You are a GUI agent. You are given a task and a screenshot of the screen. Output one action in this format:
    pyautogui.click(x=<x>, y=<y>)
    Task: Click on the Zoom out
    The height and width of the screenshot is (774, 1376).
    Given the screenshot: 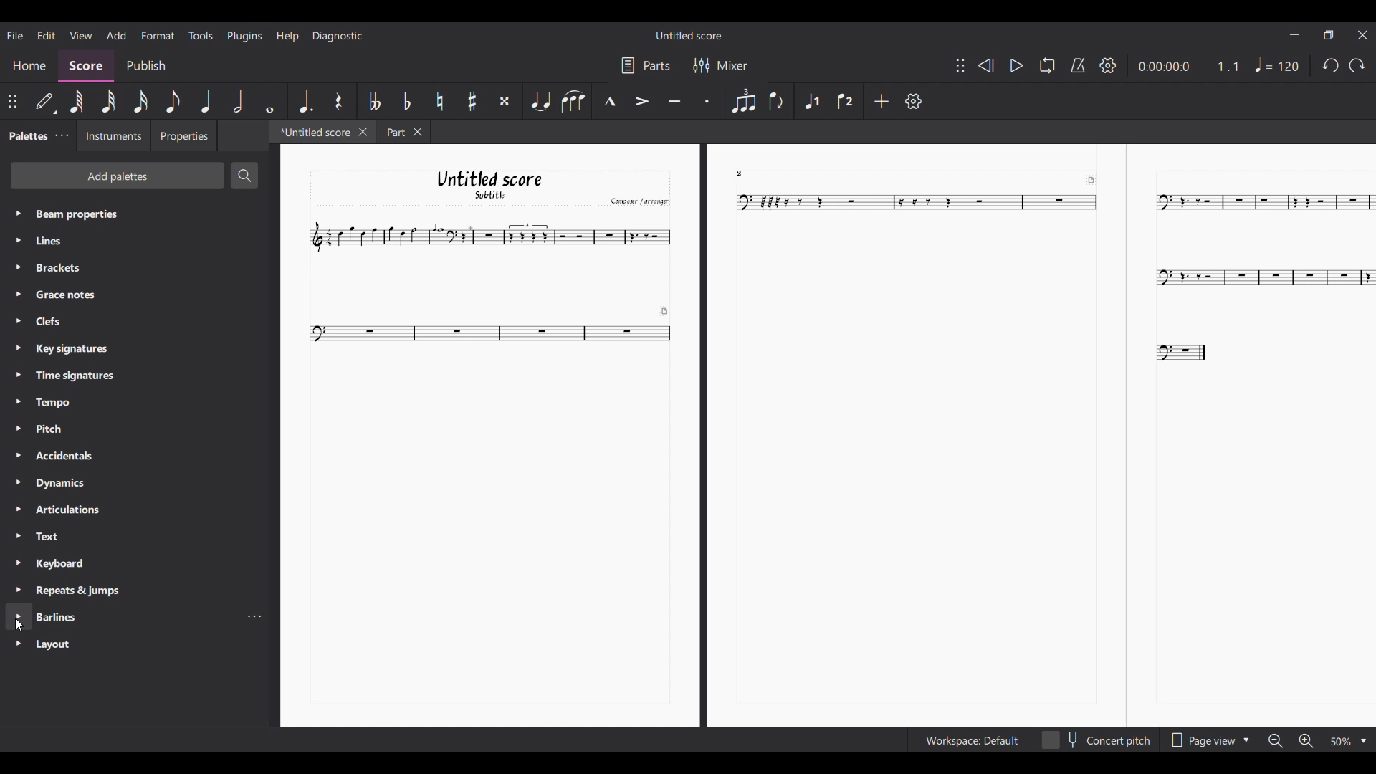 What is the action you would take?
    pyautogui.click(x=1275, y=741)
    